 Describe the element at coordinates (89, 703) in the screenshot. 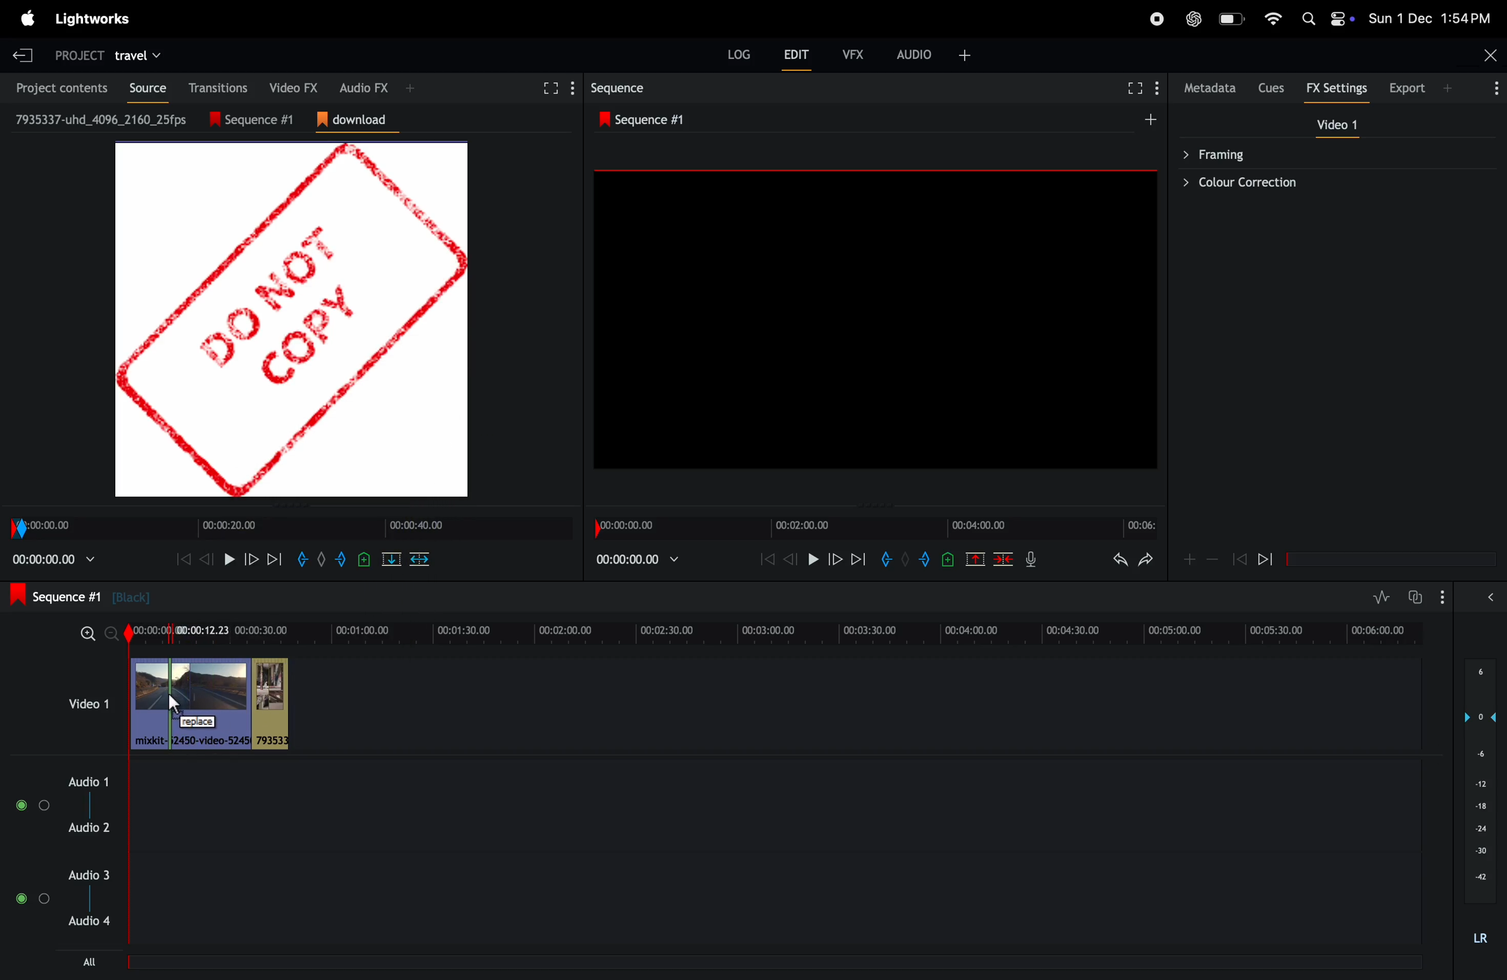

I see `video 1` at that location.